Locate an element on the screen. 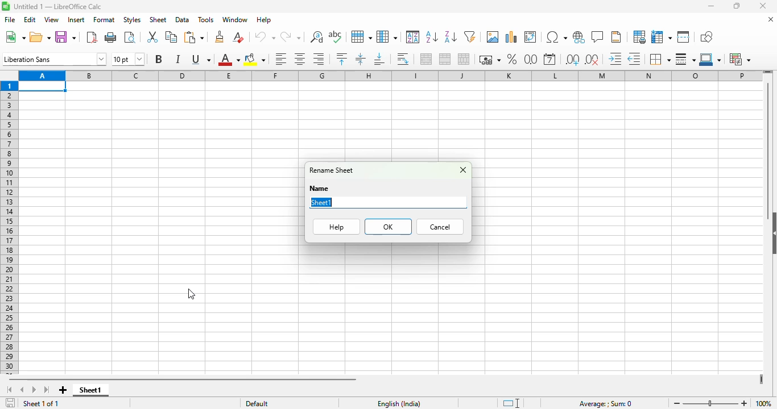  define print area is located at coordinates (639, 36).